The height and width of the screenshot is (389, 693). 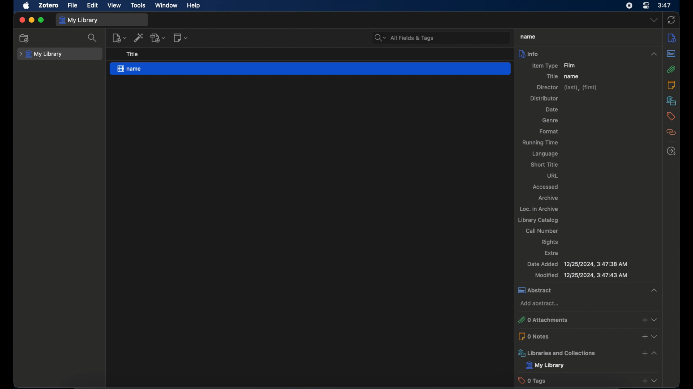 What do you see at coordinates (580, 53) in the screenshot?
I see `info` at bounding box center [580, 53].